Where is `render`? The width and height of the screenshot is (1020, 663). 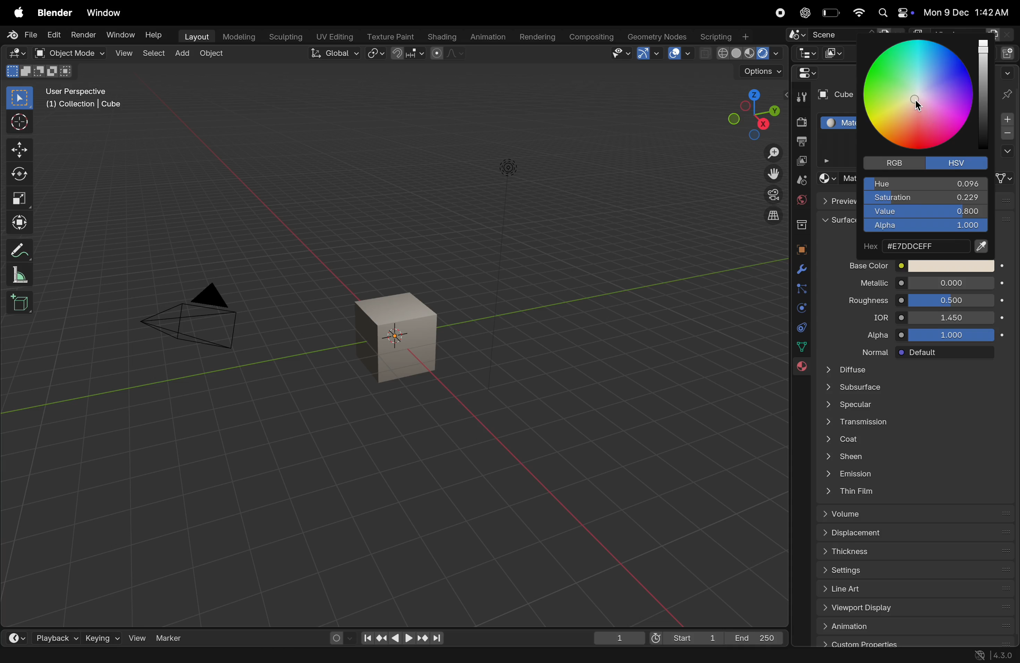 render is located at coordinates (799, 122).